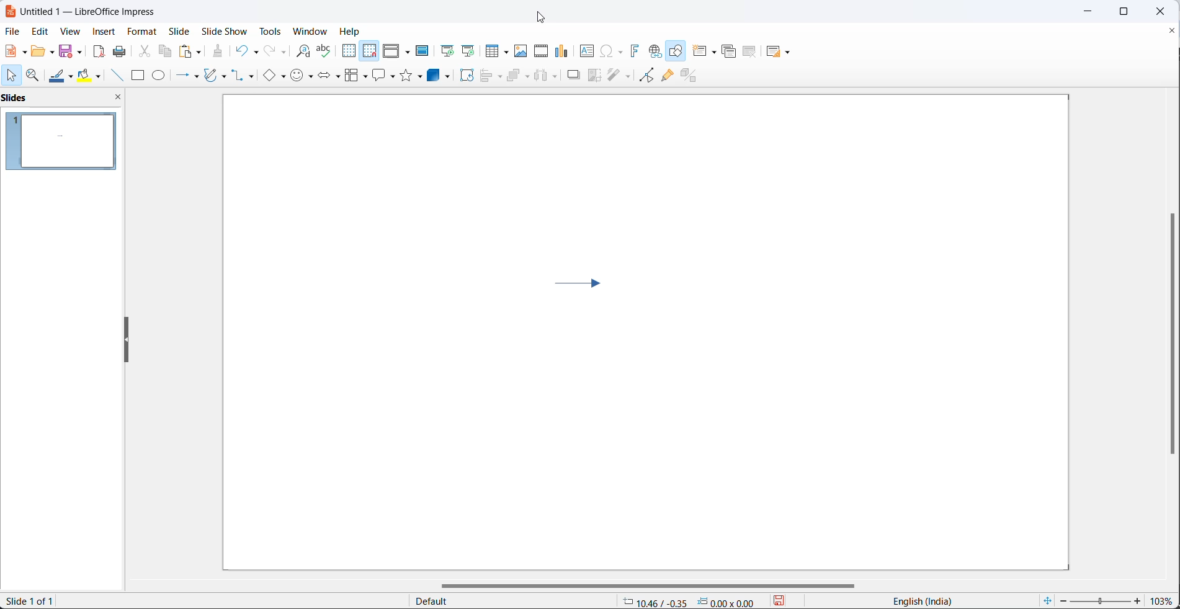 The width and height of the screenshot is (1180, 609). Describe the element at coordinates (692, 75) in the screenshot. I see `toggle extrusion` at that location.